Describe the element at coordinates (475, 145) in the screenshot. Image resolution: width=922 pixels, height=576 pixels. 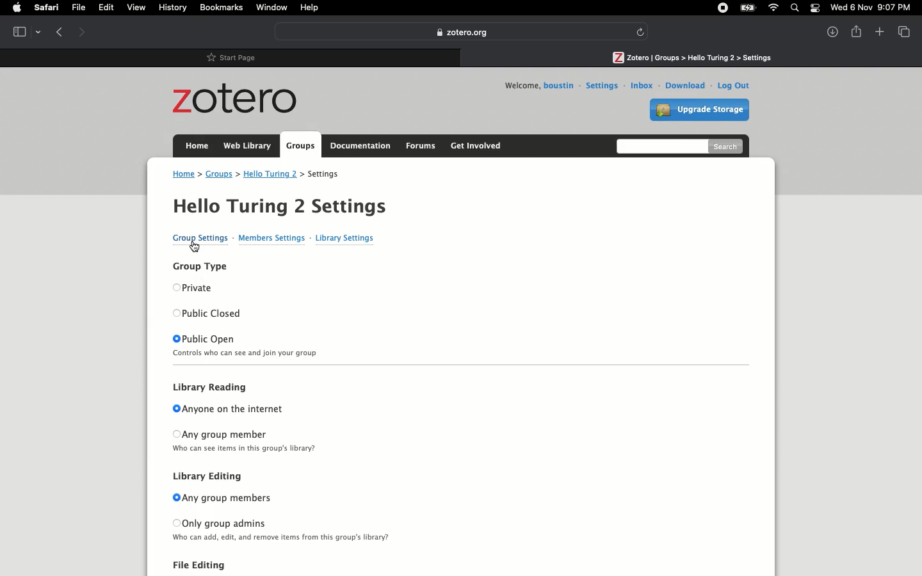
I see `Get involved` at that location.